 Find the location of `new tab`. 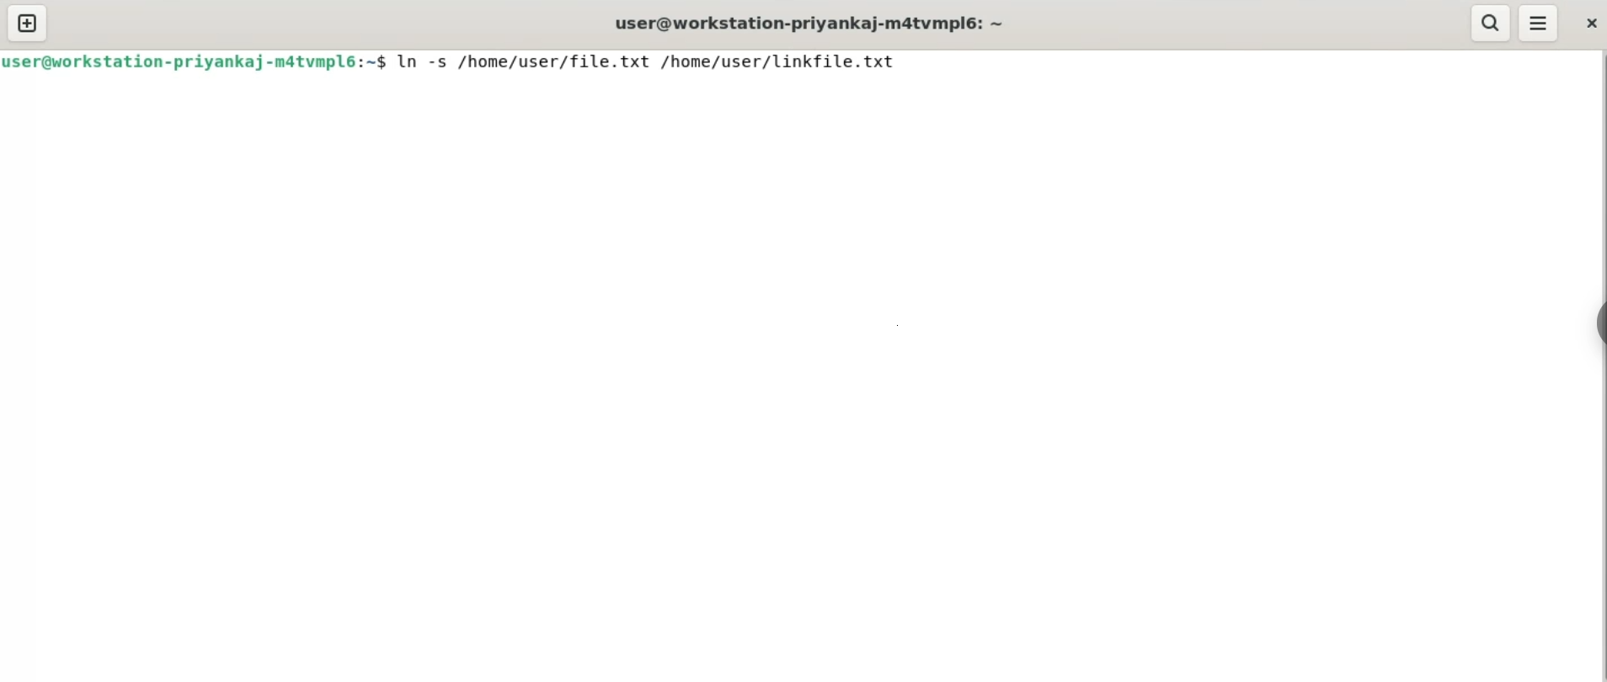

new tab is located at coordinates (28, 22).